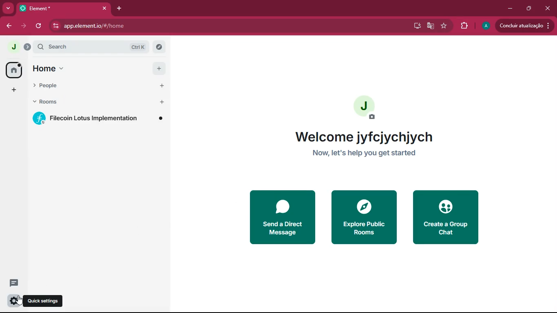 The height and width of the screenshot is (313, 557). Describe the element at coordinates (448, 220) in the screenshot. I see `create a group chat` at that location.